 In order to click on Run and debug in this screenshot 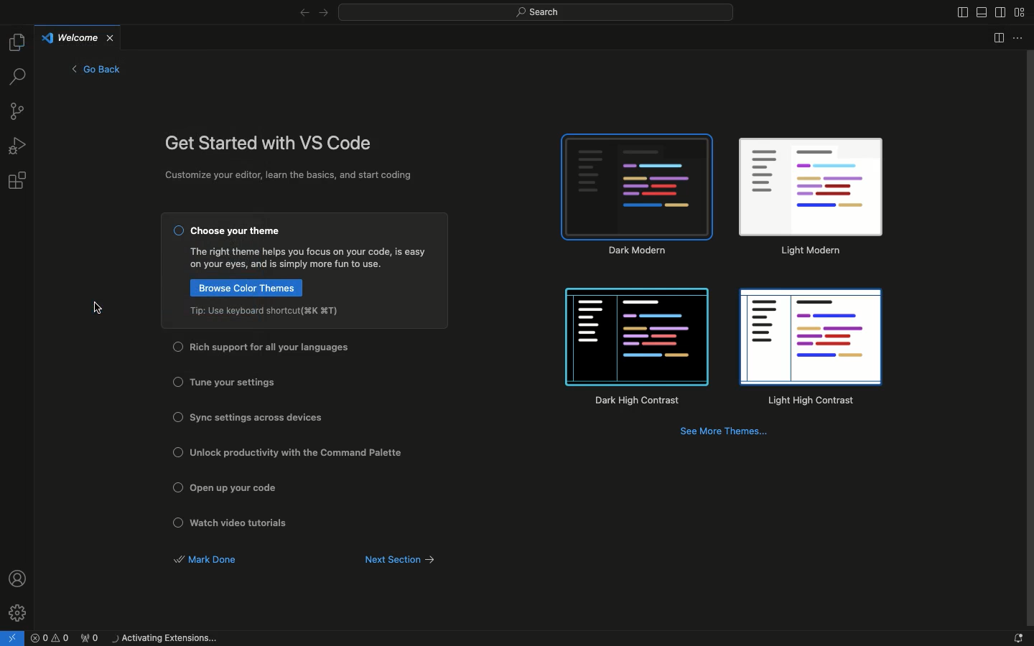, I will do `click(19, 145)`.